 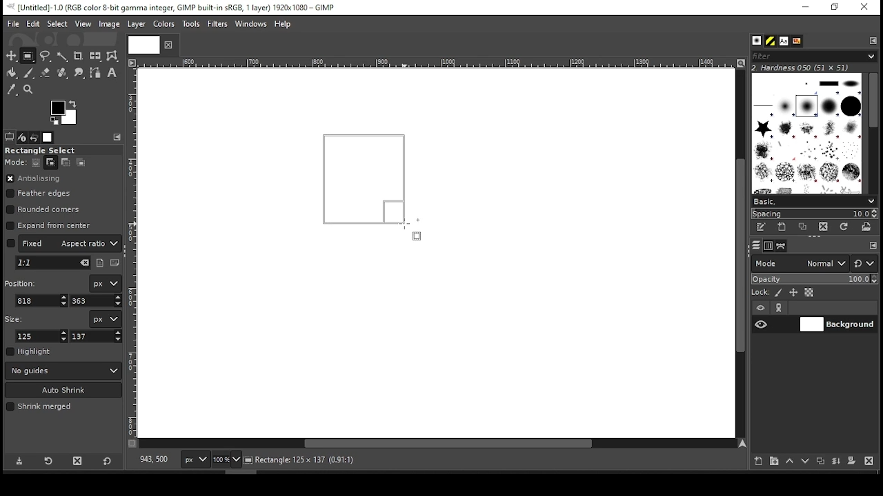 What do you see at coordinates (64, 112) in the screenshot?
I see `colors` at bounding box center [64, 112].